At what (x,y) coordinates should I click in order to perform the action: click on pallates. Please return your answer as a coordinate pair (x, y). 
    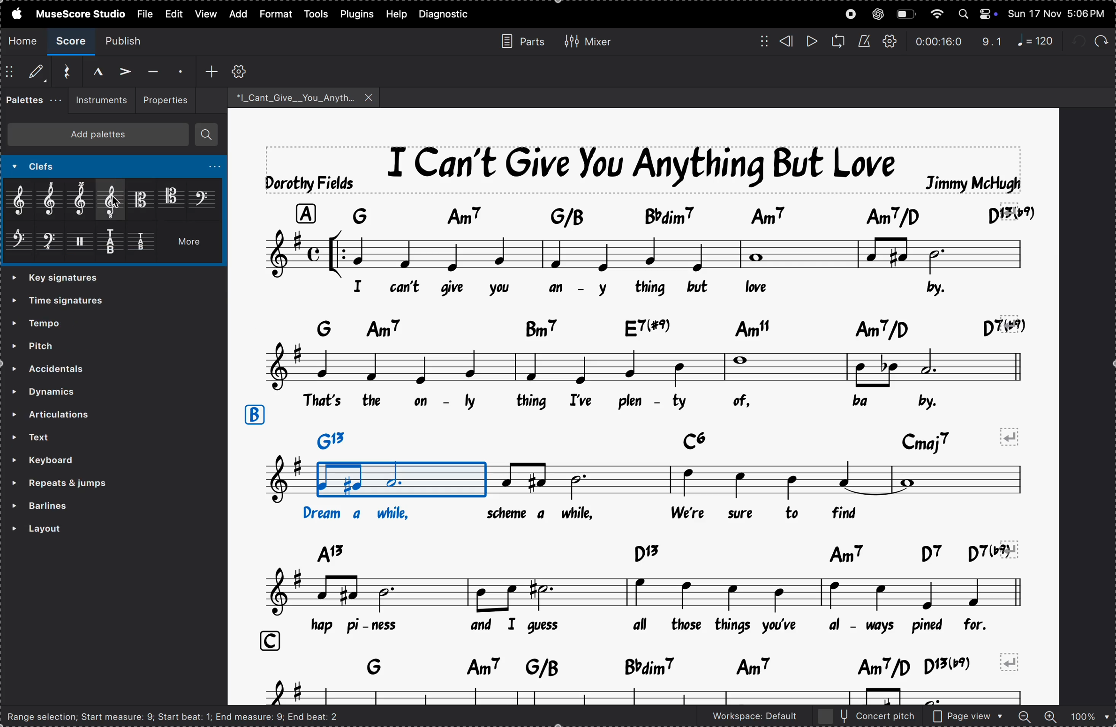
    Looking at the image, I should click on (30, 100).